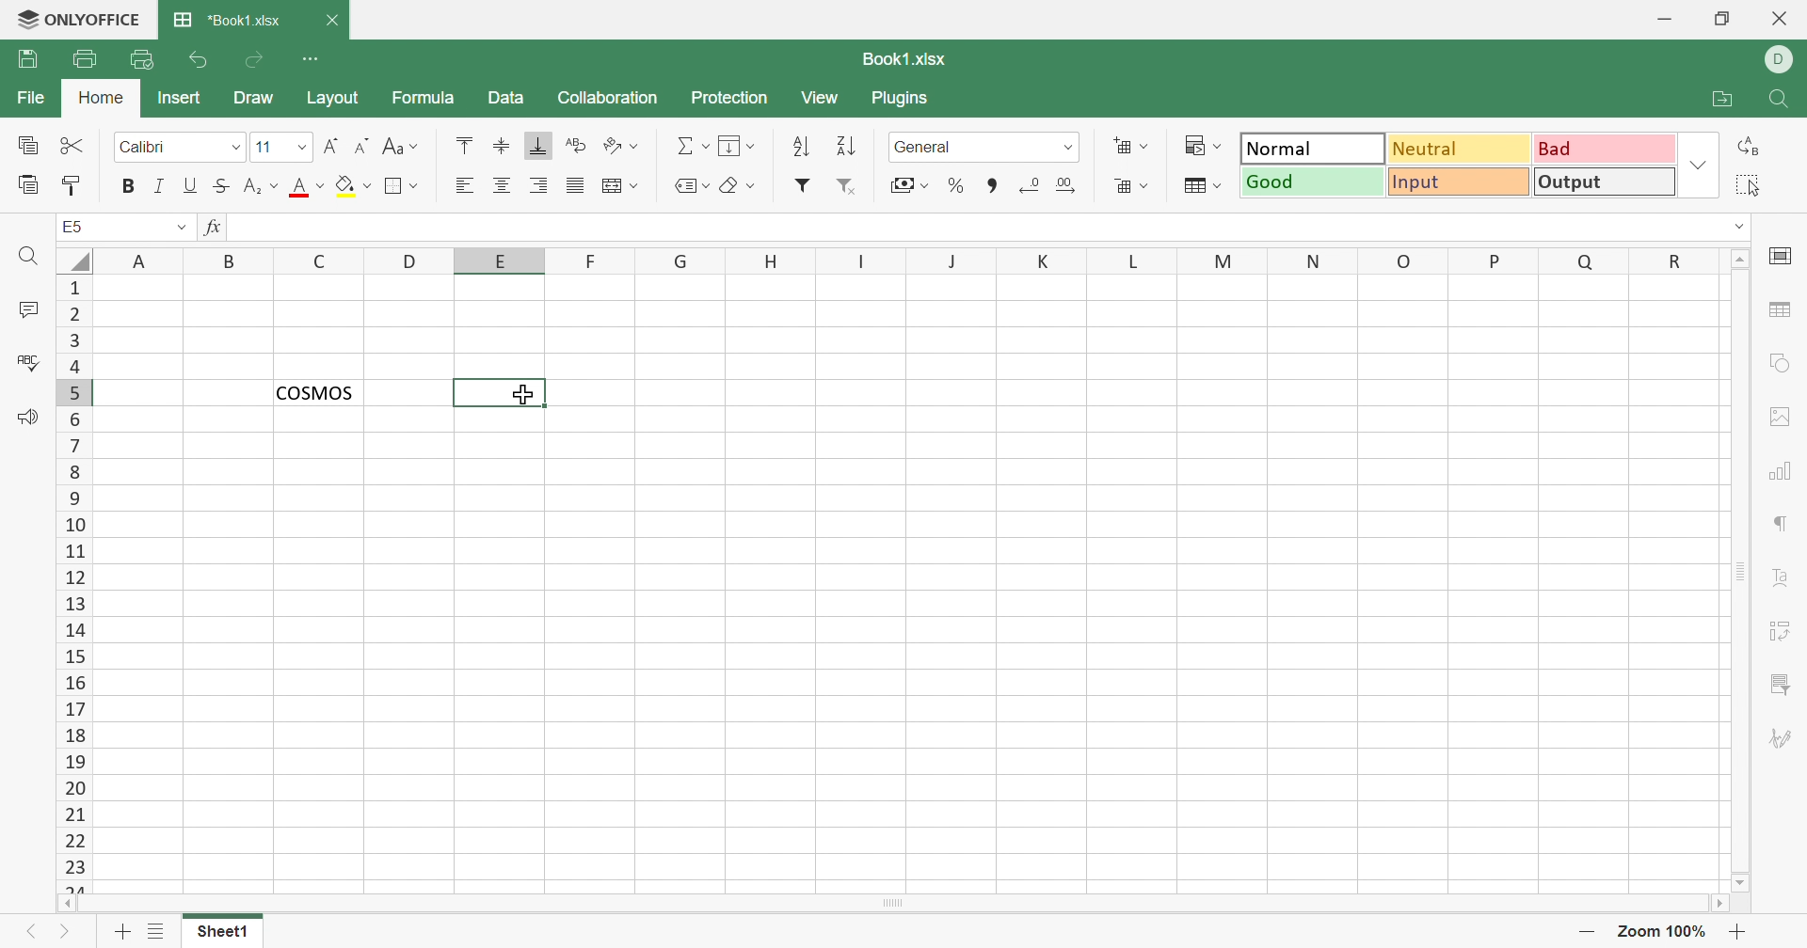  What do you see at coordinates (957, 186) in the screenshot?
I see `Percent style` at bounding box center [957, 186].